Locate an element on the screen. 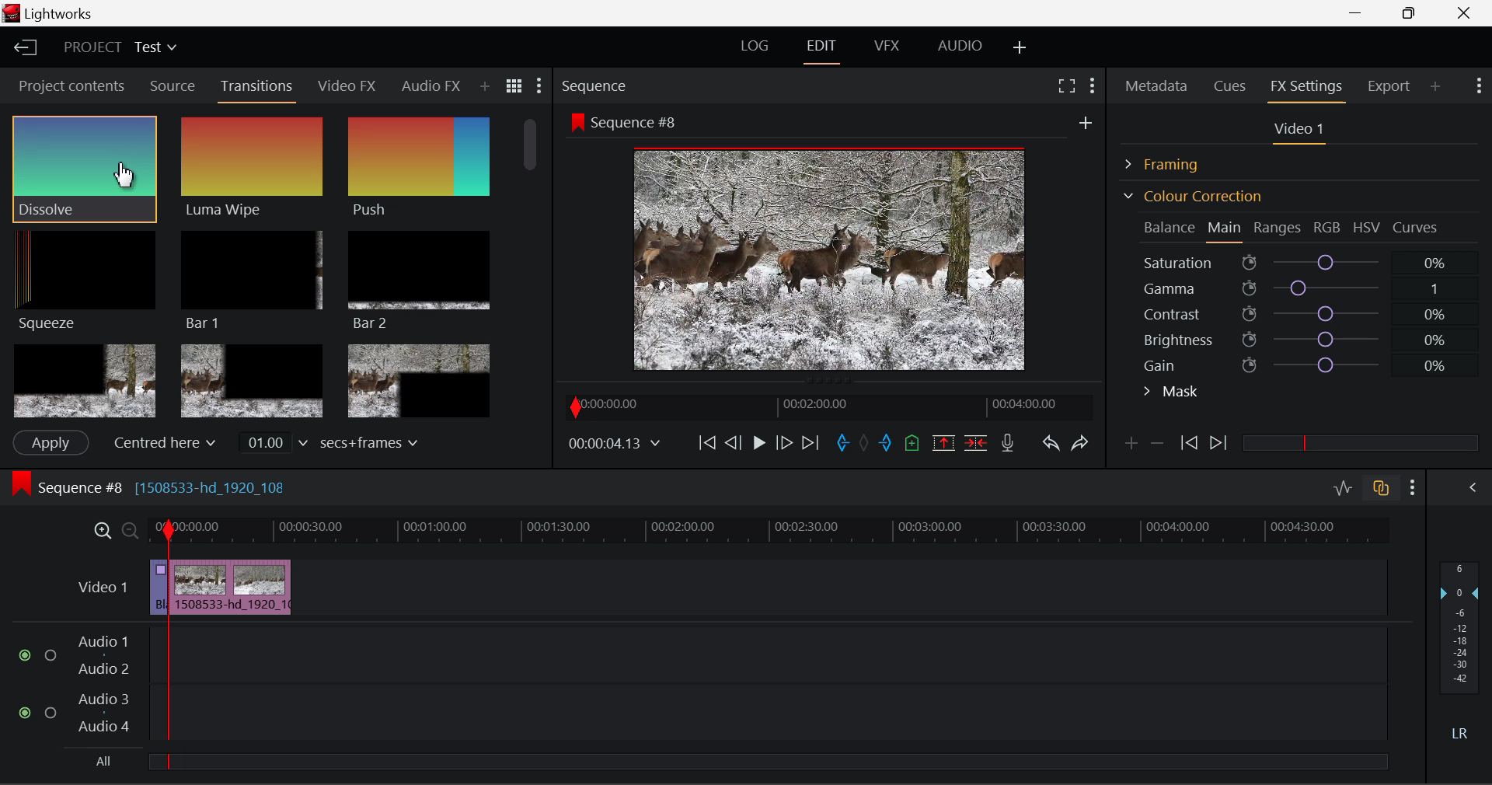 This screenshot has height=785, width=1492. Sequence #8 is located at coordinates (171, 483).